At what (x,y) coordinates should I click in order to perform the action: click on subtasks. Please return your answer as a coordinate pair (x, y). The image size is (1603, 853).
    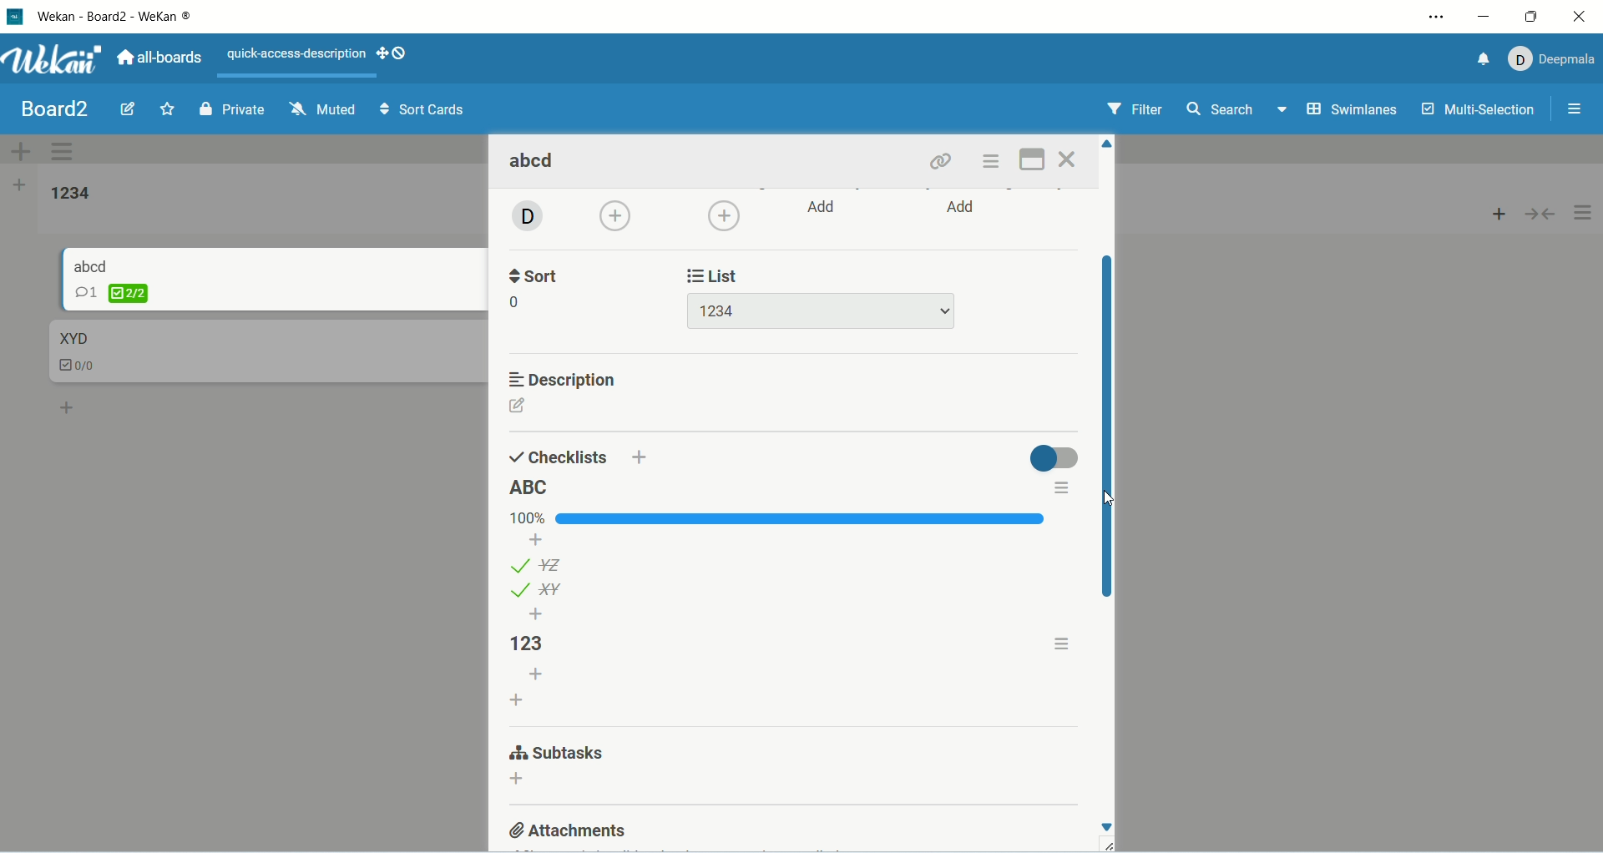
    Looking at the image, I should click on (555, 755).